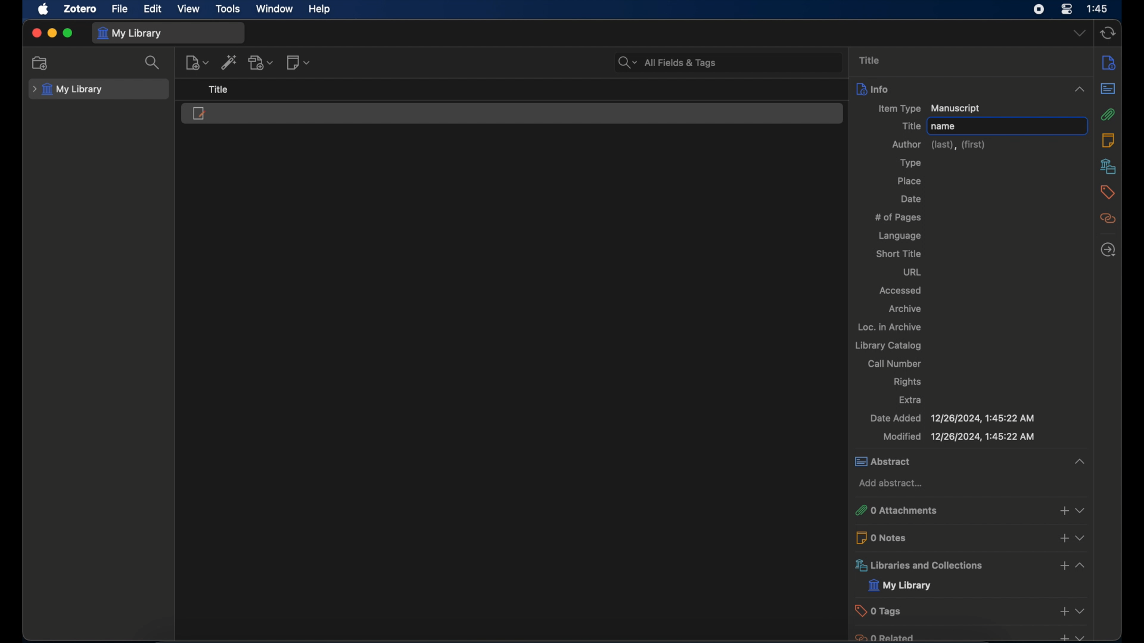  What do you see at coordinates (900, 586) in the screenshot?
I see `my library` at bounding box center [900, 586].